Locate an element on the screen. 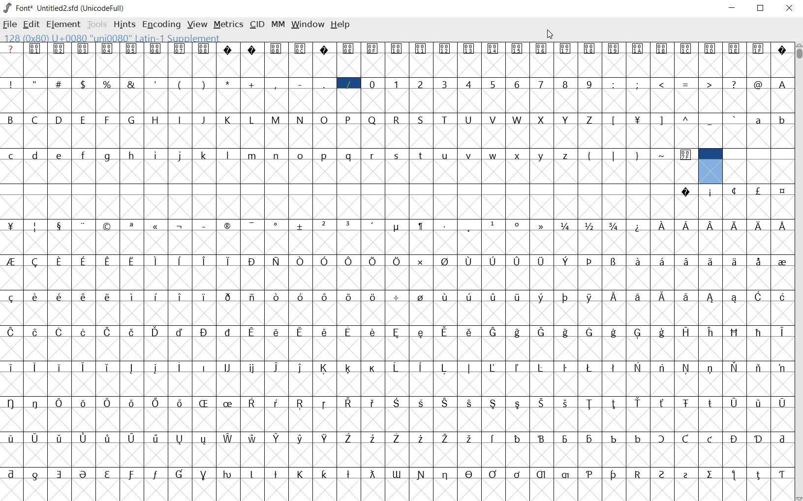  Symbol is located at coordinates (156, 368).